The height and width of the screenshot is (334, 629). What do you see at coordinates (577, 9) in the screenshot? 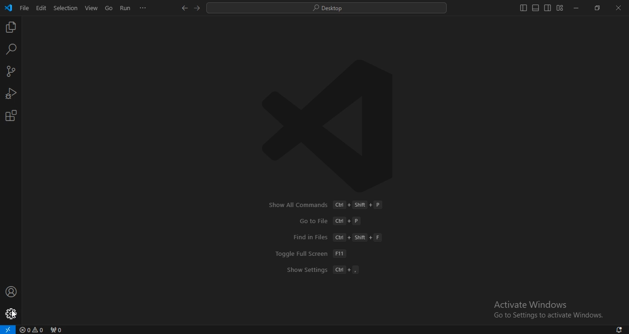
I see `minimize` at bounding box center [577, 9].